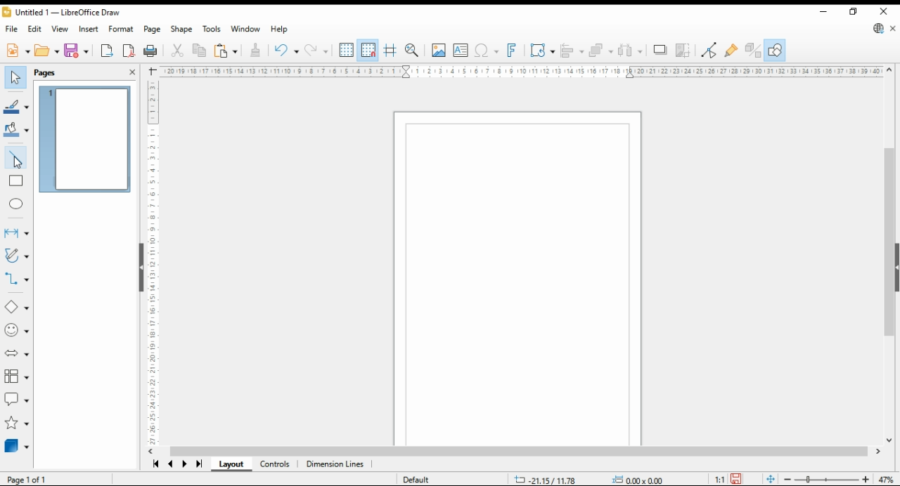  I want to click on fill color, so click(15, 129).